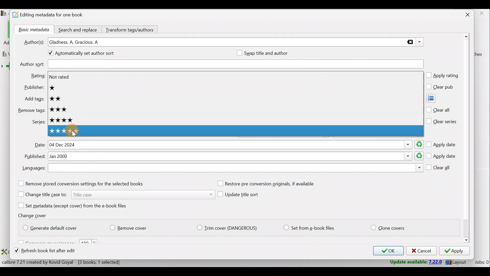 The image size is (490, 276). What do you see at coordinates (415, 262) in the screenshot?
I see `Update` at bounding box center [415, 262].